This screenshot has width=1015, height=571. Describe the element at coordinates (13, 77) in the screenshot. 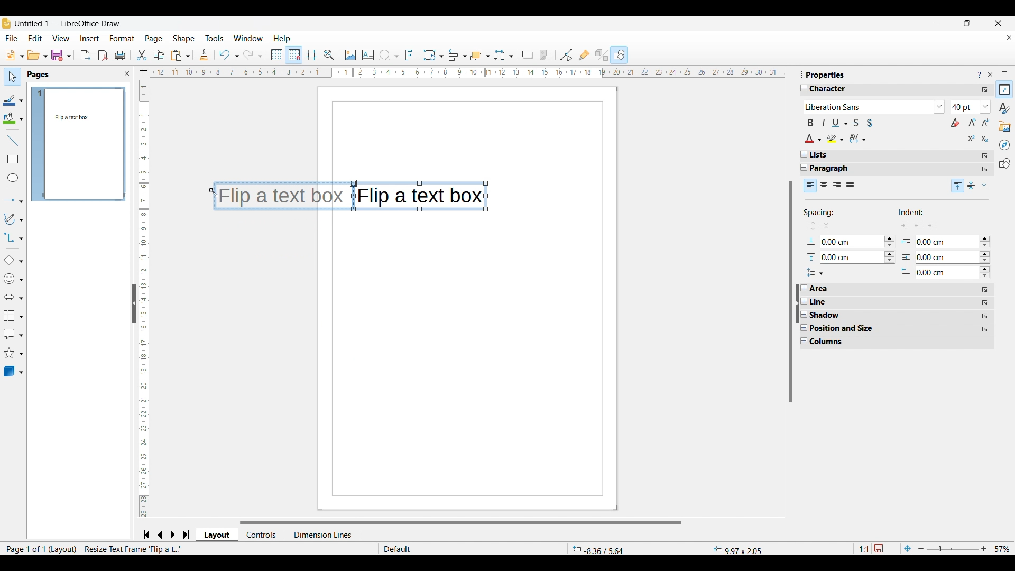

I see `Select, current selection` at that location.